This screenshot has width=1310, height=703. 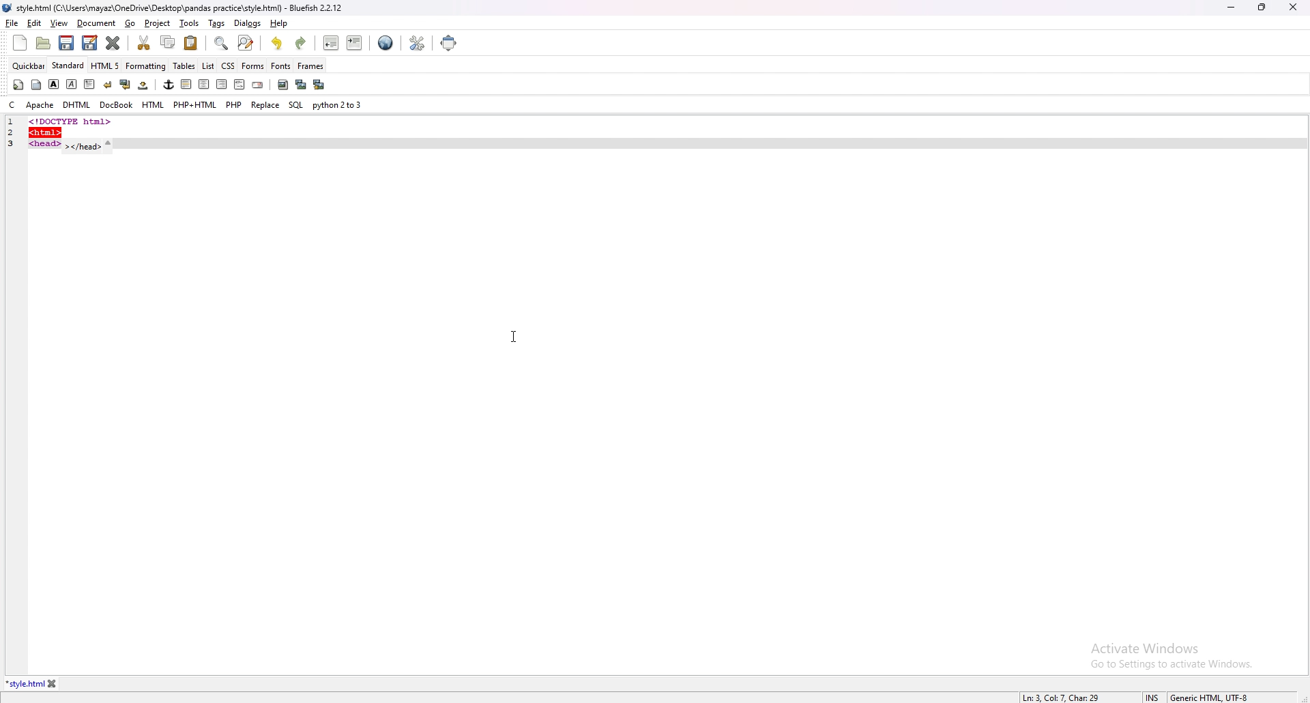 What do you see at coordinates (12, 105) in the screenshot?
I see `c` at bounding box center [12, 105].